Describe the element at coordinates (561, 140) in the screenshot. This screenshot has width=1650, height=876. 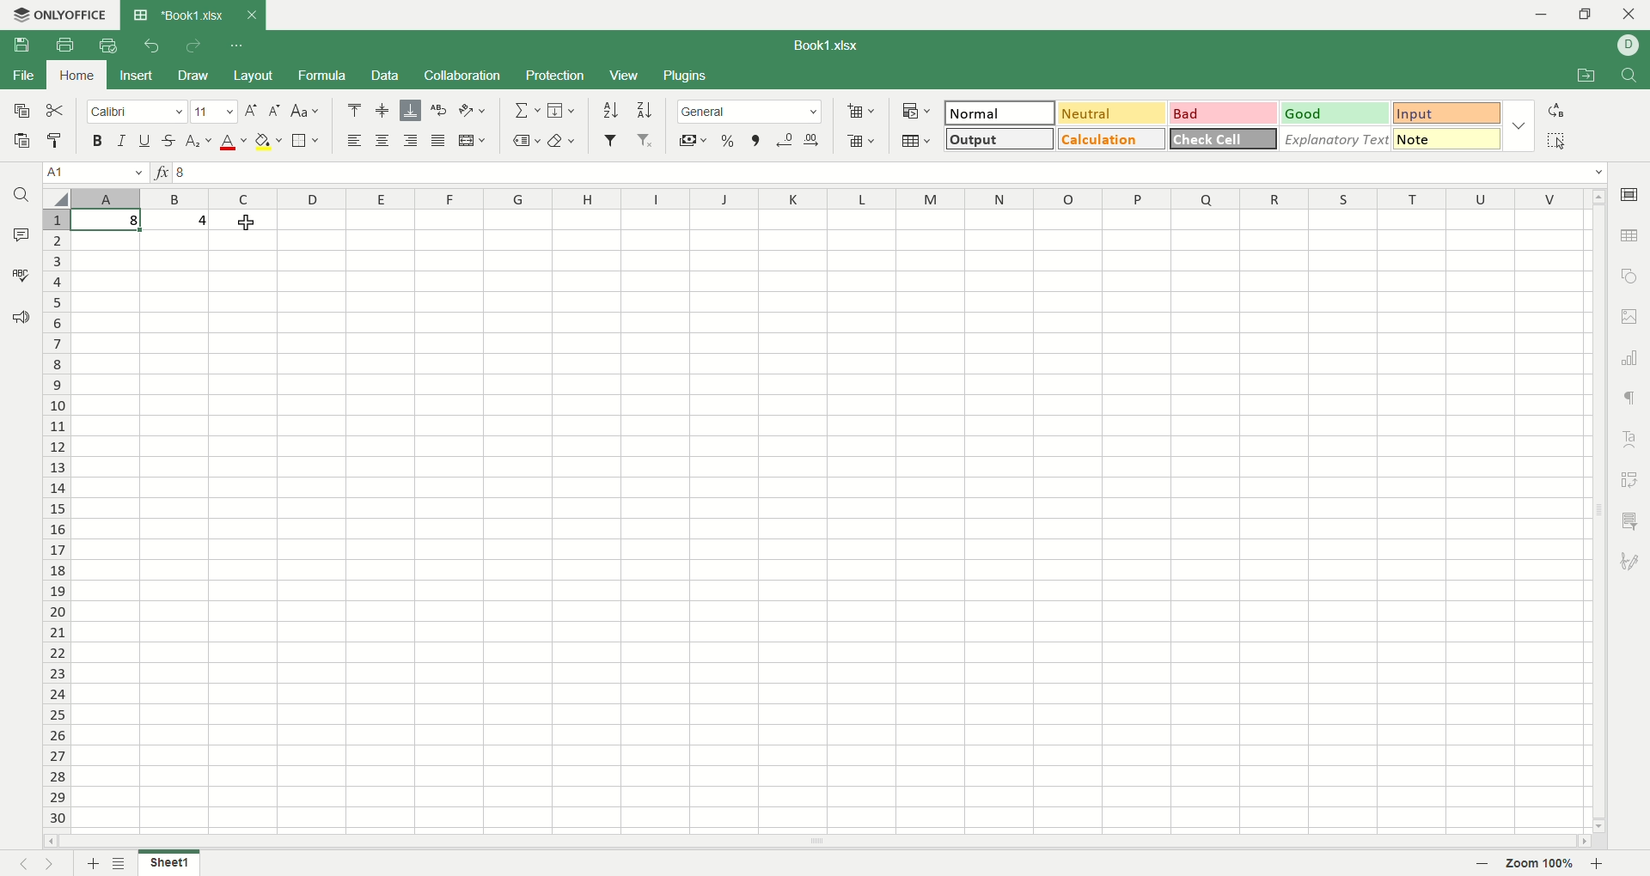
I see `clear` at that location.